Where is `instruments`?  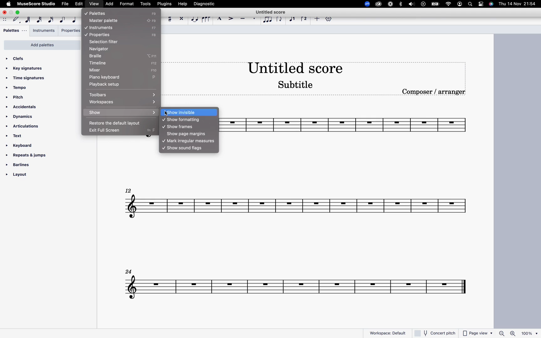
instruments is located at coordinates (104, 28).